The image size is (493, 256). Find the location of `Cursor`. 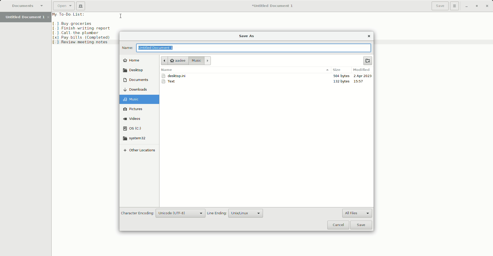

Cursor is located at coordinates (120, 15).